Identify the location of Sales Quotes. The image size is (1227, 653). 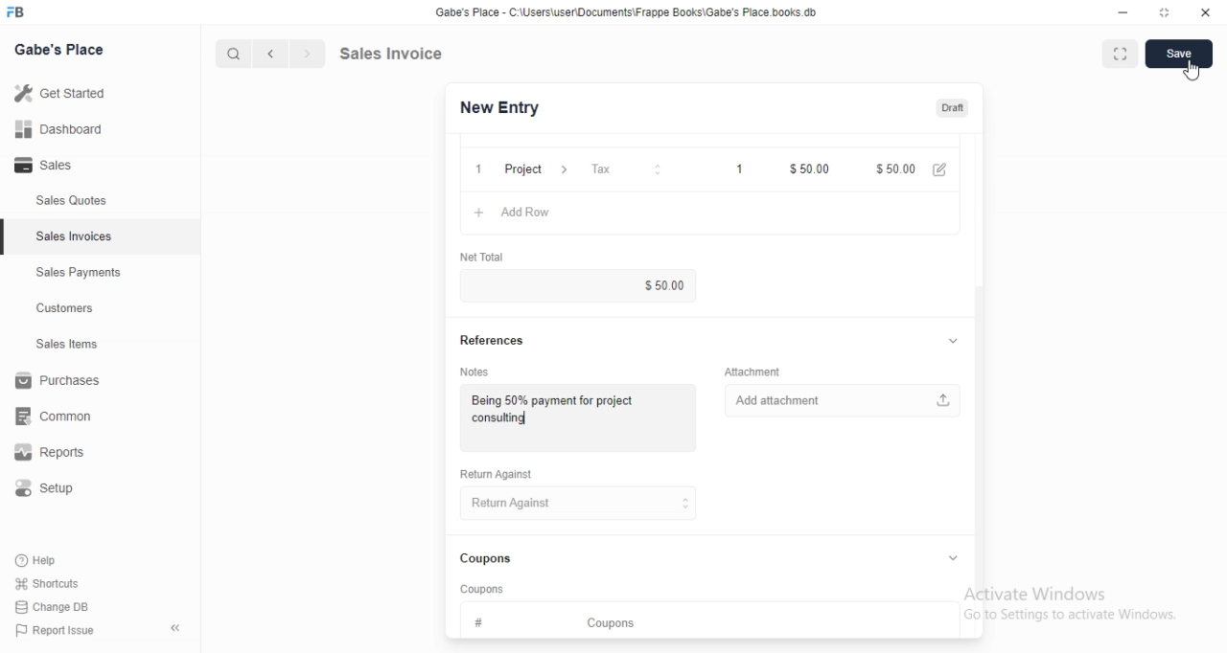
(61, 201).